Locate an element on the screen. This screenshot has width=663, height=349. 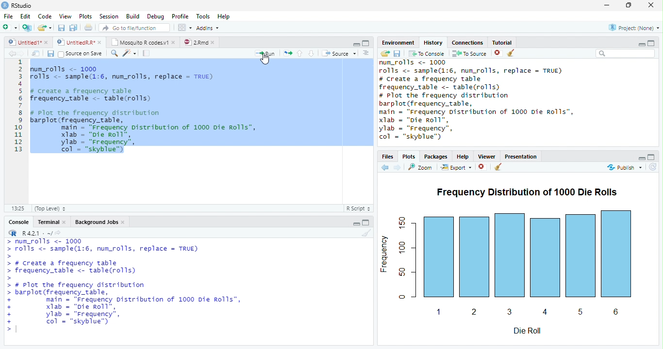
Find/Replace is located at coordinates (113, 53).